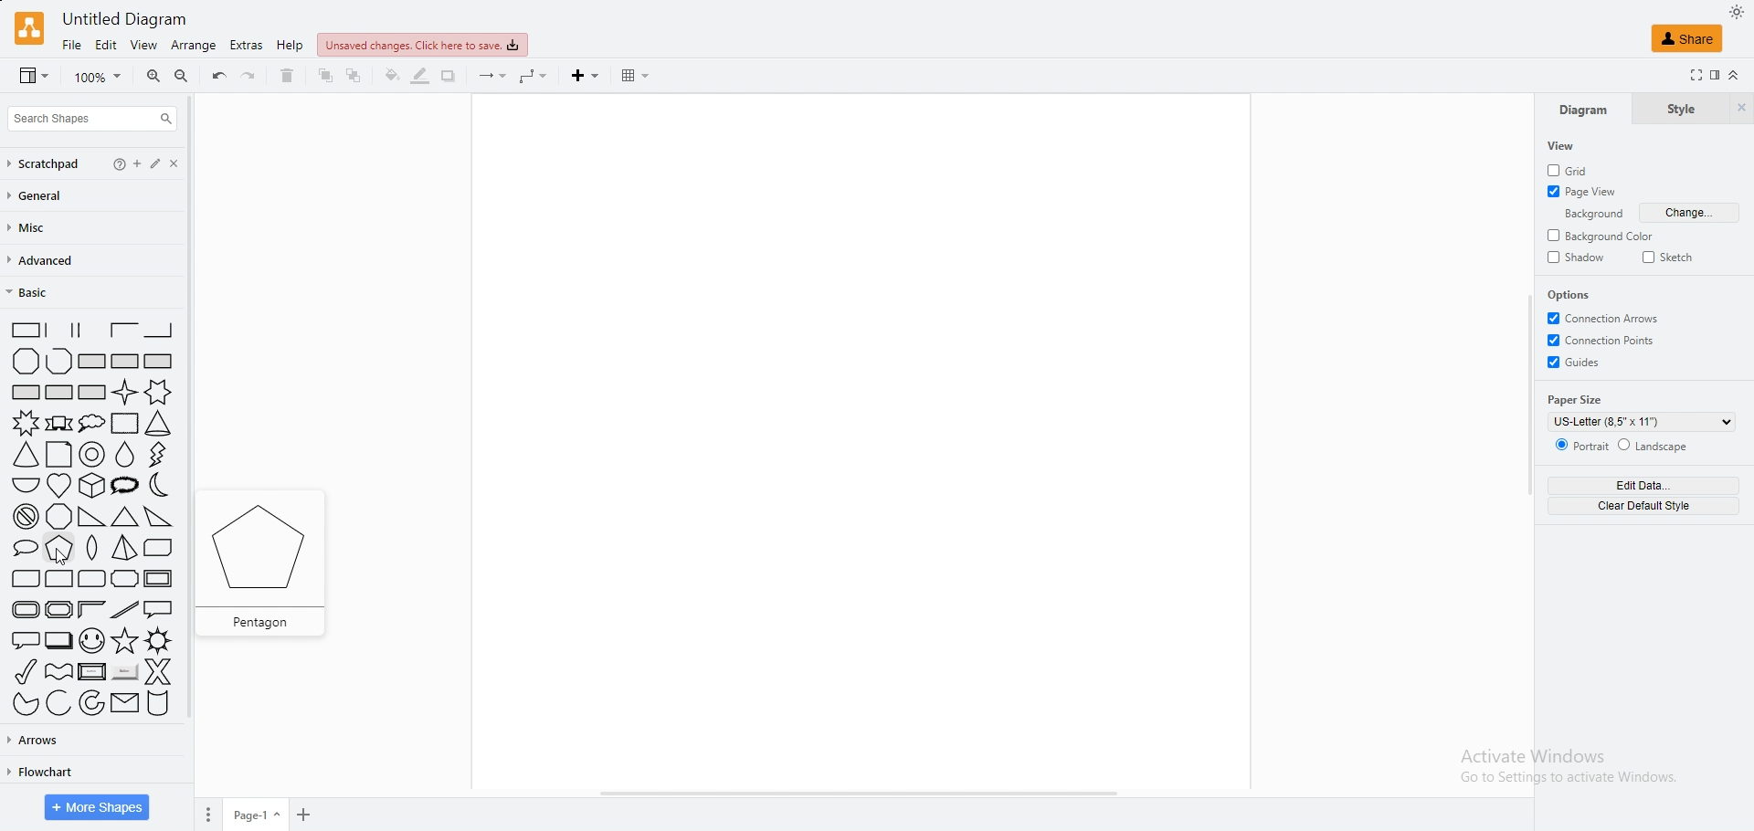  Describe the element at coordinates (26, 456) in the screenshot. I see `cone (adjustable)` at that location.